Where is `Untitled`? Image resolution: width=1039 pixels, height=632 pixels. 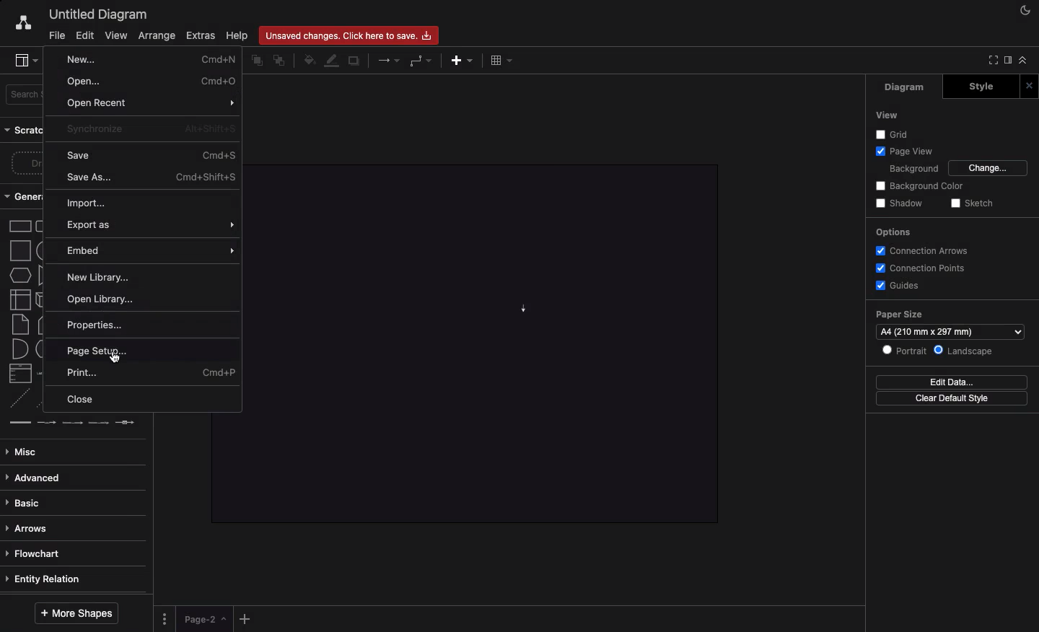
Untitled is located at coordinates (95, 14).